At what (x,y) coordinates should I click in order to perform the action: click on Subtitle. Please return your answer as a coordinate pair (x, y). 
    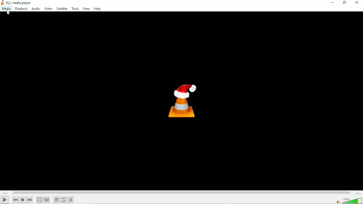
    Looking at the image, I should click on (62, 8).